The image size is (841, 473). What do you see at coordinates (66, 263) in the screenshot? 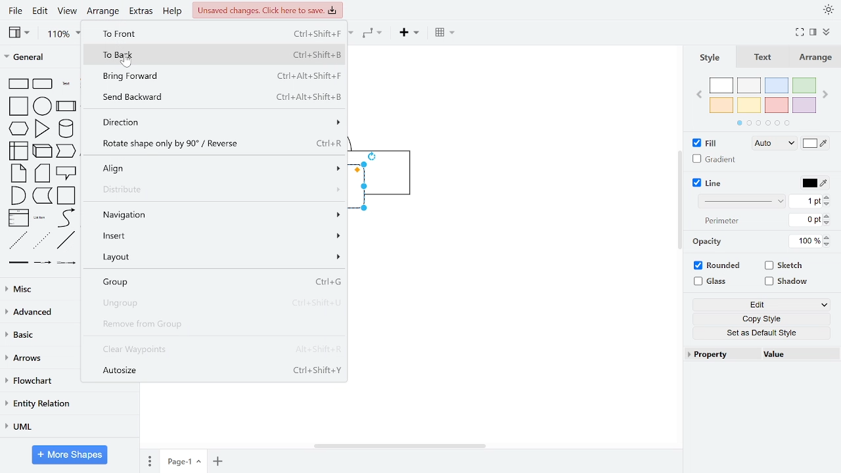
I see `connector with 2 label` at bounding box center [66, 263].